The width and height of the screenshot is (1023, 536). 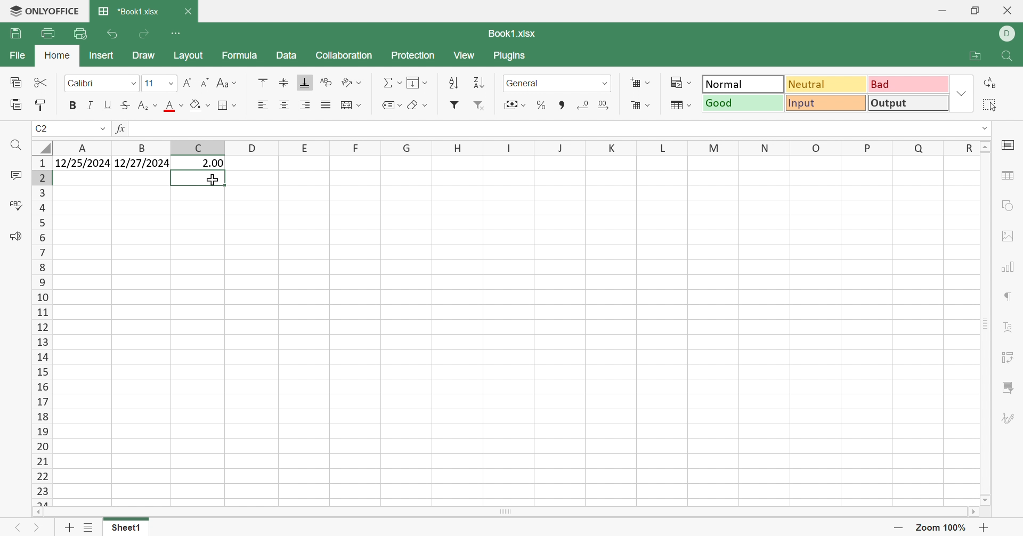 I want to click on Justified, so click(x=325, y=104).